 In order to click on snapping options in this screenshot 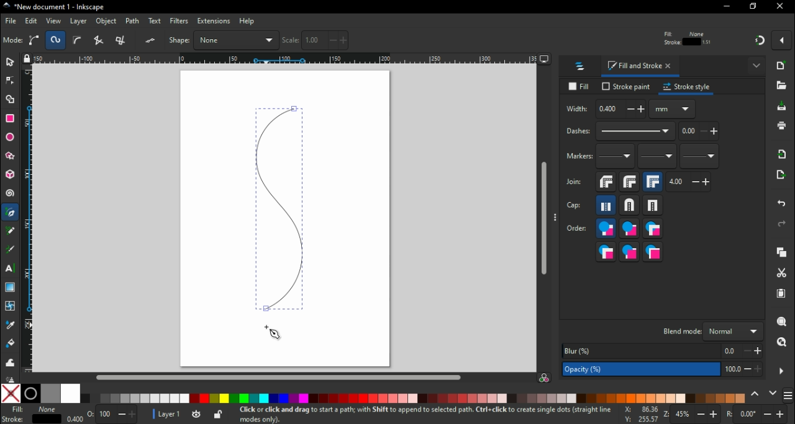, I will do `click(782, 43)`.